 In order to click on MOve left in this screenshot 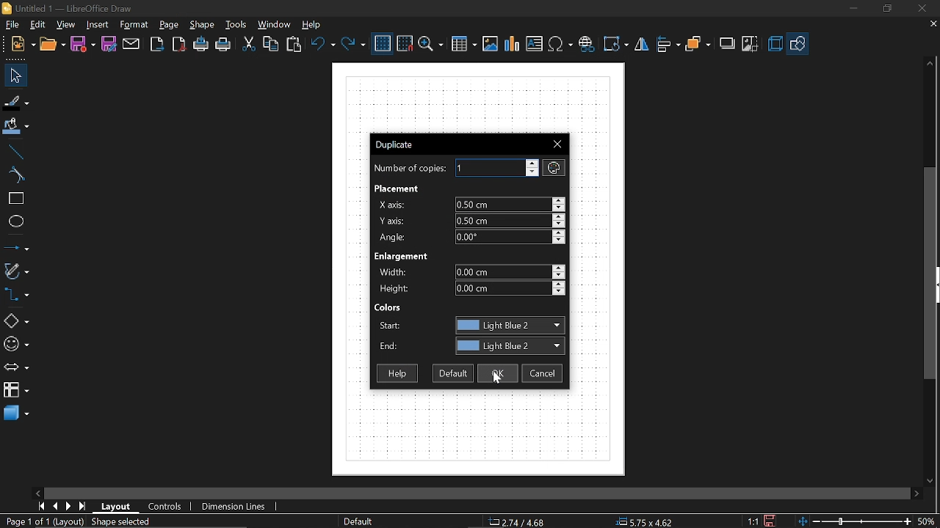, I will do `click(37, 492)`.